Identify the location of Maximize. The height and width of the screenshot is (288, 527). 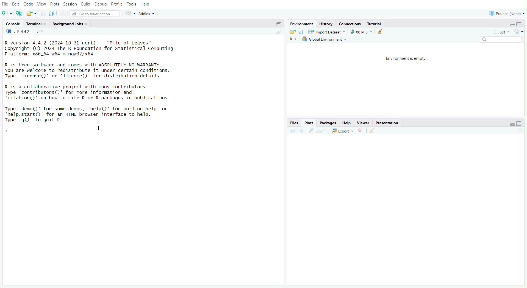
(522, 123).